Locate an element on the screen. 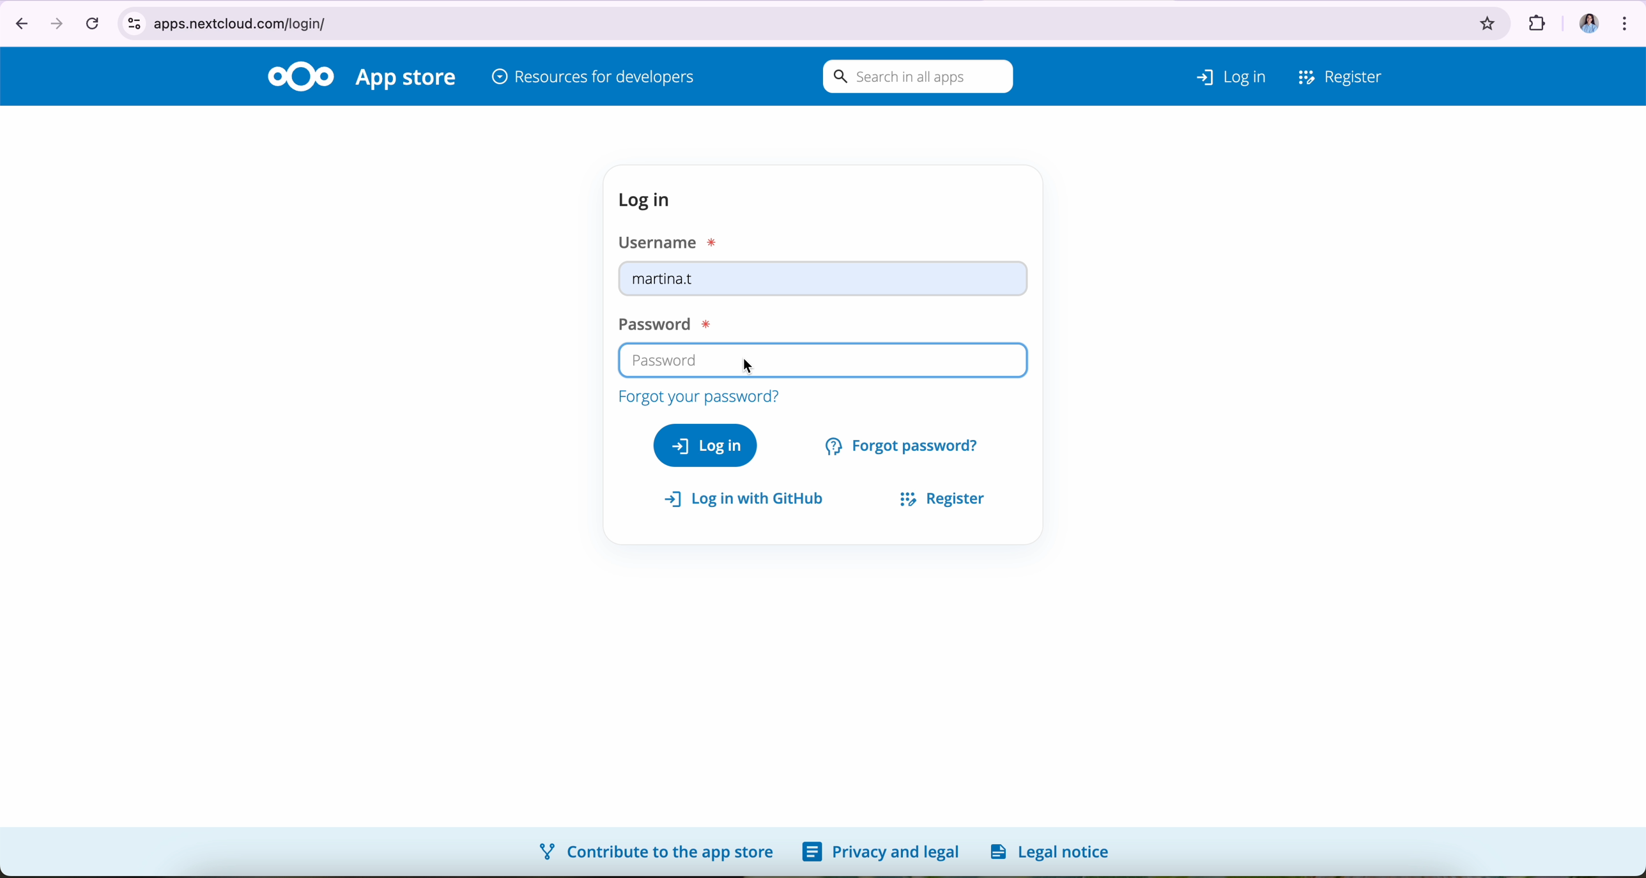  contribute to the app store is located at coordinates (654, 851).